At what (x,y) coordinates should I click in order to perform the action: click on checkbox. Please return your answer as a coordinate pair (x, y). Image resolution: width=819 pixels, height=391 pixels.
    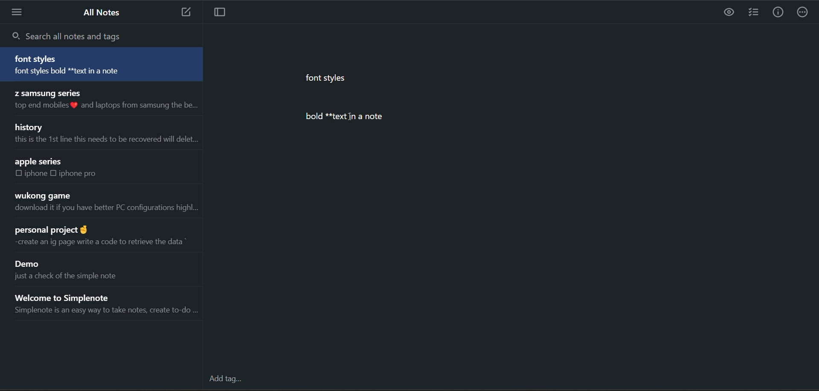
    Looking at the image, I should click on (55, 173).